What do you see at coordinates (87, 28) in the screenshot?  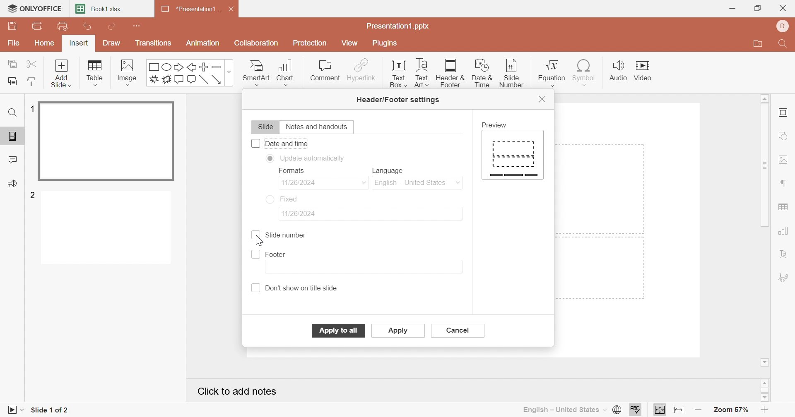 I see `Undo` at bounding box center [87, 28].